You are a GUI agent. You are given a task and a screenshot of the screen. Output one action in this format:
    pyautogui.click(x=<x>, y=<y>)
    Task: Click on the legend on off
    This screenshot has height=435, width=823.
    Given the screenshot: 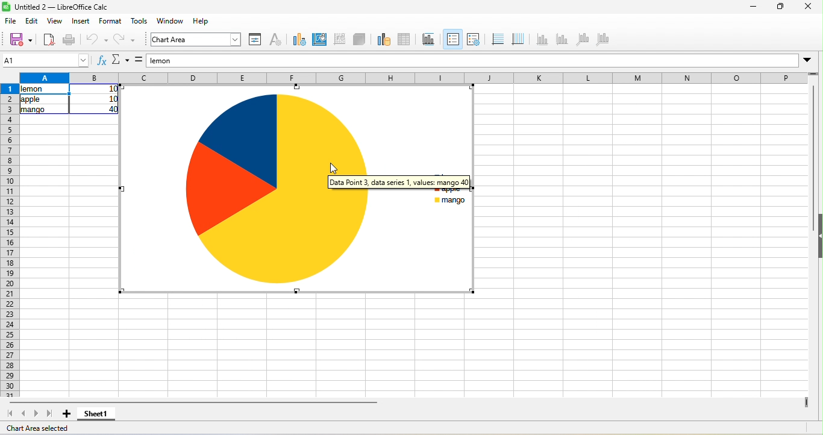 What is the action you would take?
    pyautogui.click(x=454, y=39)
    